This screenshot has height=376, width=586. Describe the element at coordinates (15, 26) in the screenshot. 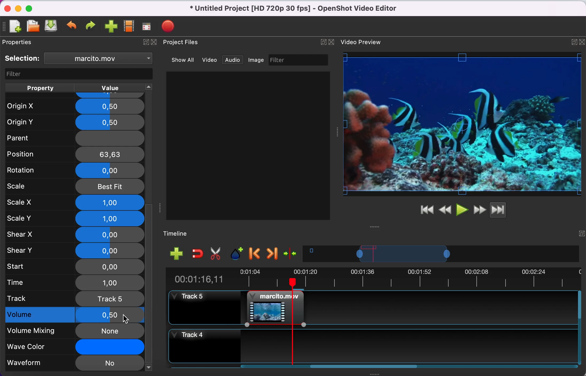

I see `new file` at that location.